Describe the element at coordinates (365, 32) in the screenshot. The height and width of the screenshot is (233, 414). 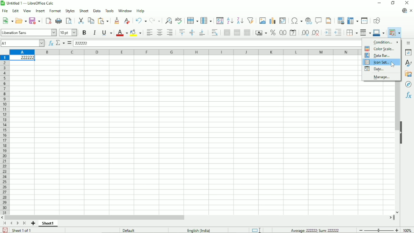
I see `Border styles` at that location.